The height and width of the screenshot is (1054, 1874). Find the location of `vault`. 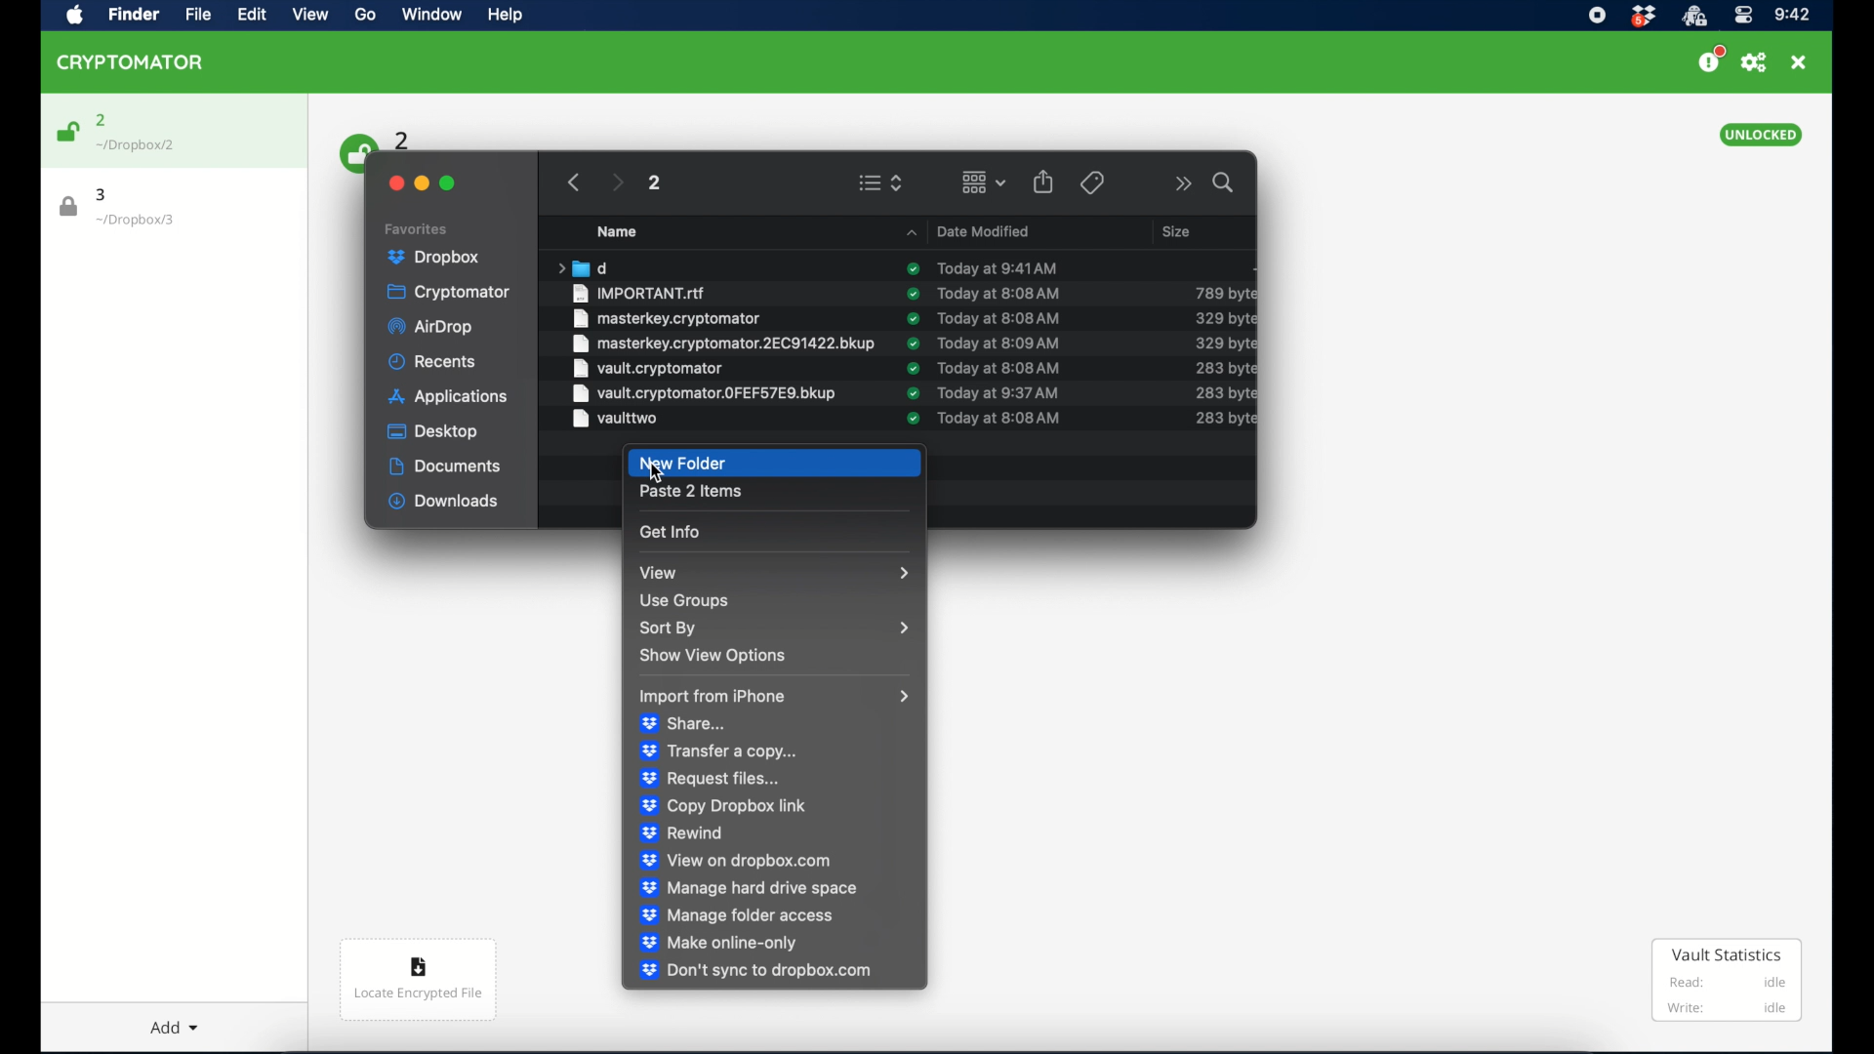

vault is located at coordinates (646, 368).